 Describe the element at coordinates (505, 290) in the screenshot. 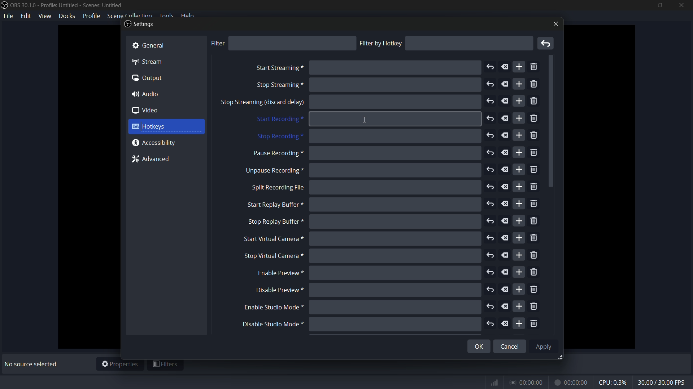

I see `delete` at that location.